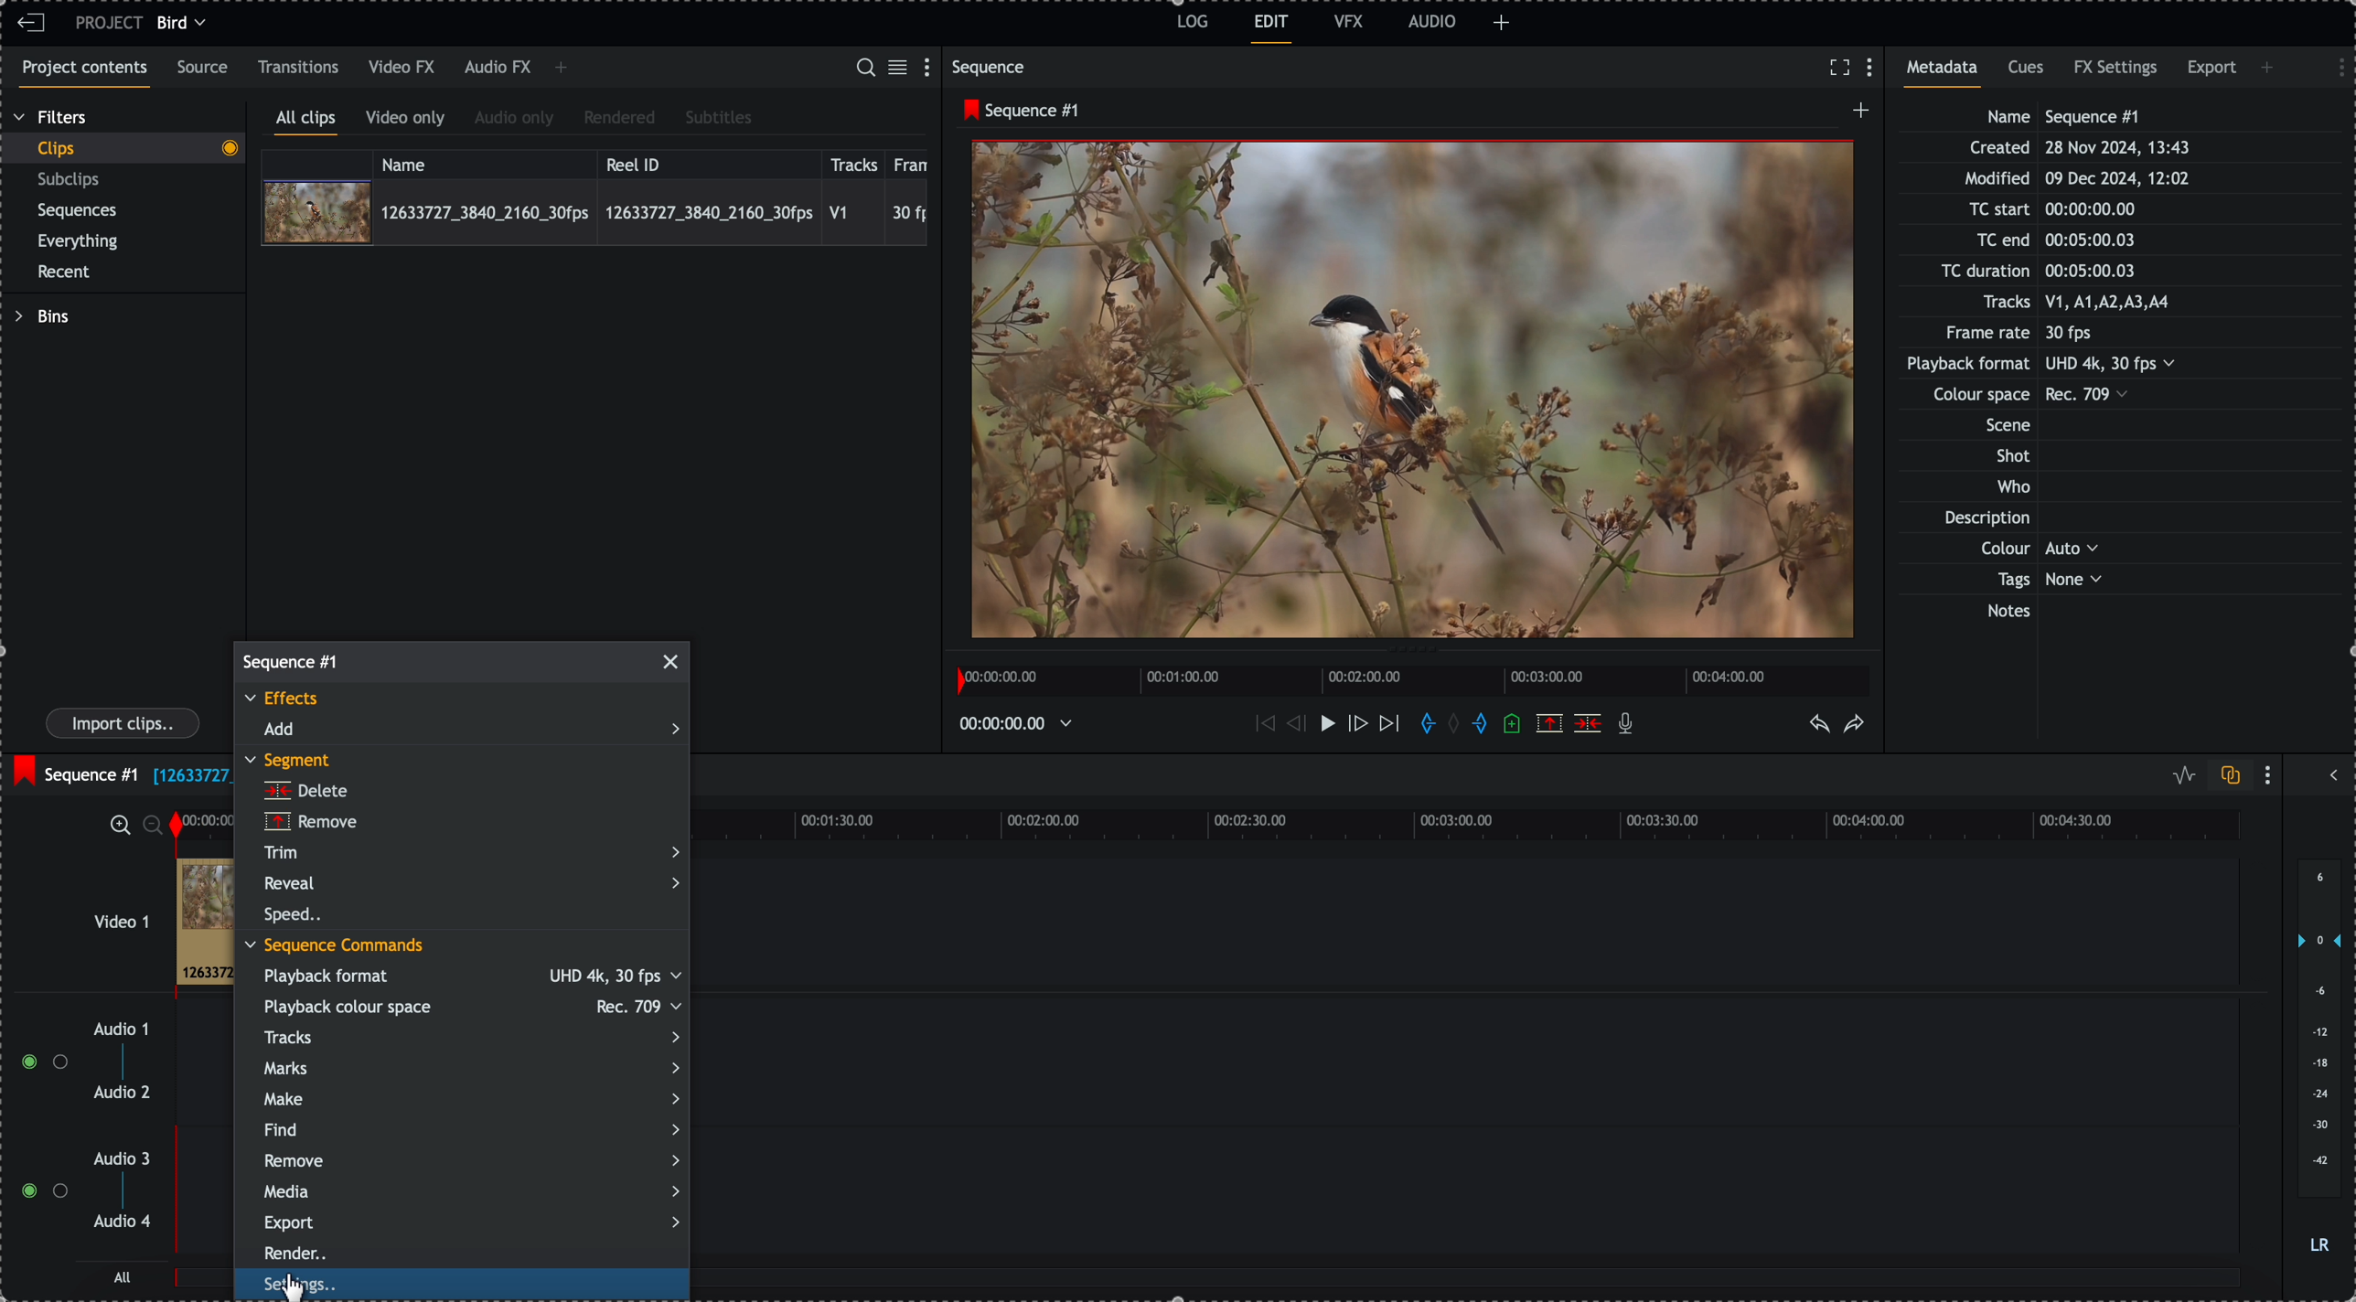 Image resolution: width=2356 pixels, height=1302 pixels. What do you see at coordinates (37, 1127) in the screenshot?
I see `enable tracks` at bounding box center [37, 1127].